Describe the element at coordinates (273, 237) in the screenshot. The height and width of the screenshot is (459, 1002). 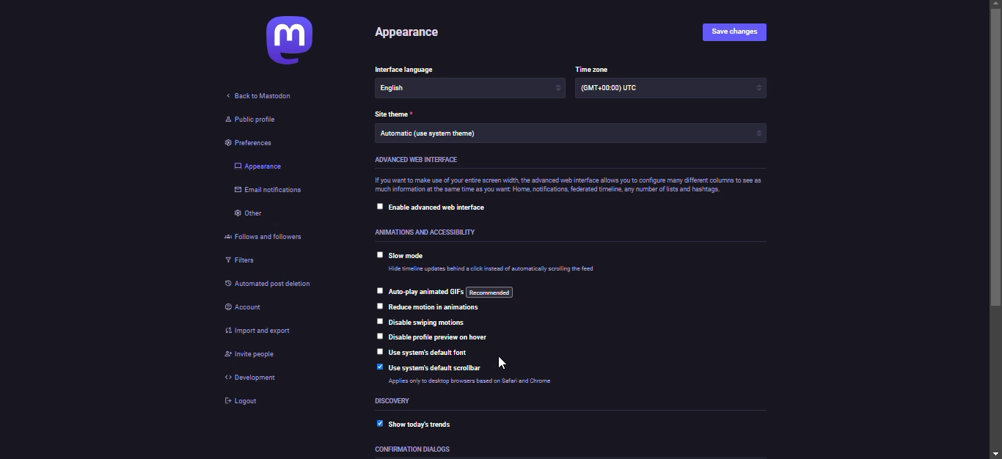
I see `follows and followers` at that location.